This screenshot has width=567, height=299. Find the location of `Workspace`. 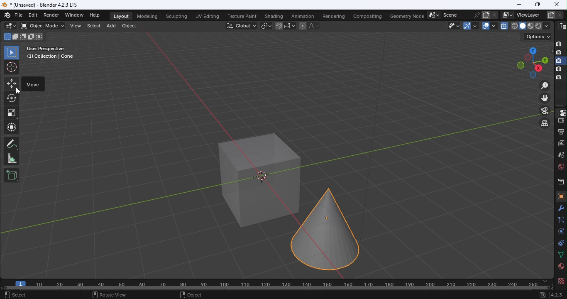

Workspace is located at coordinates (269, 162).